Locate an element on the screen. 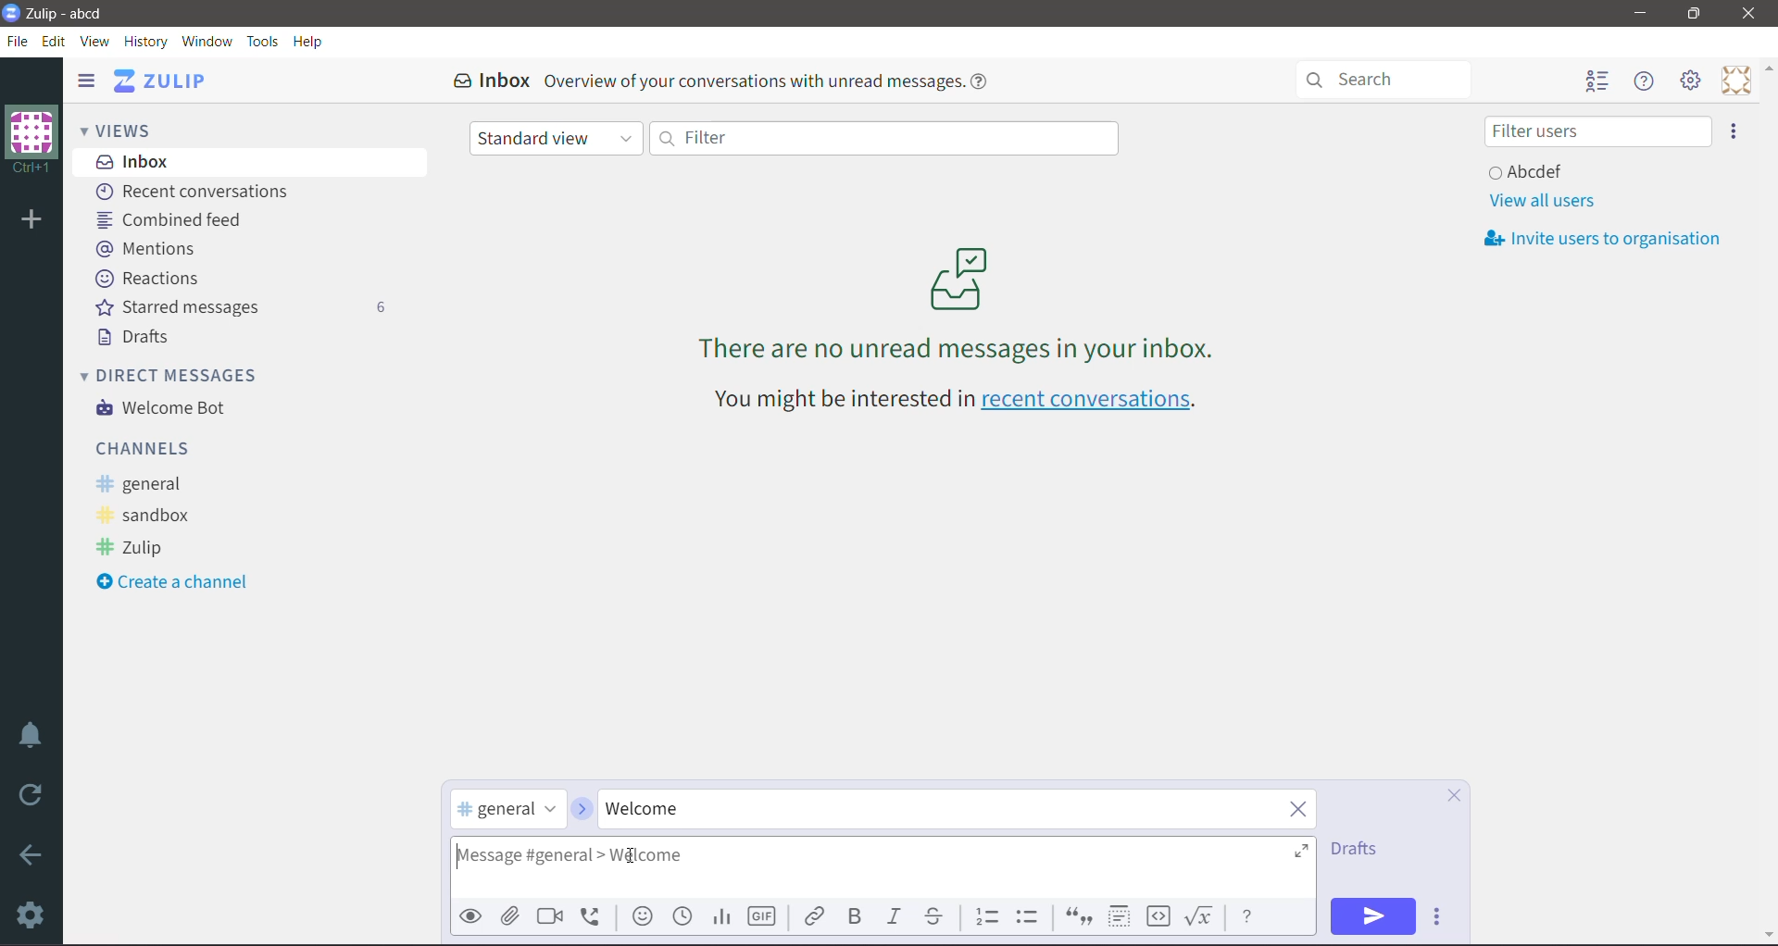 The width and height of the screenshot is (1778, 946). Spoiler is located at coordinates (1119, 917).